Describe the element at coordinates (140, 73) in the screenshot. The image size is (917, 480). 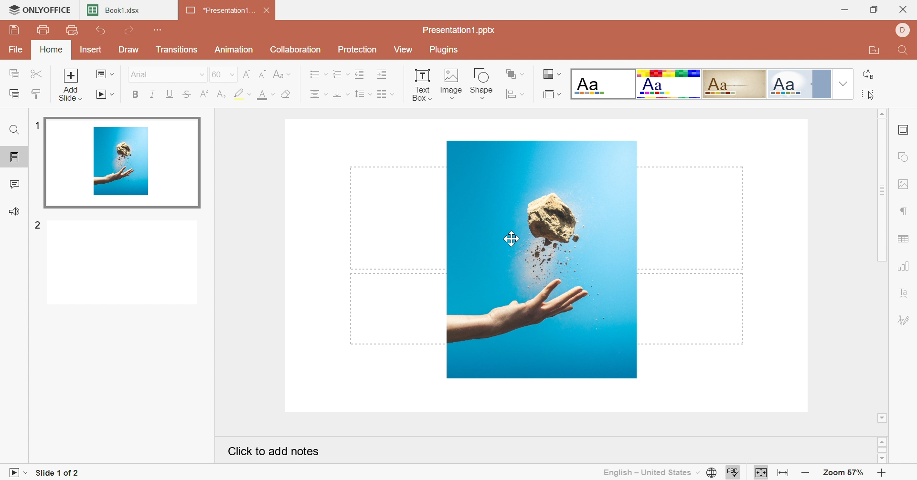
I see `Font` at that location.